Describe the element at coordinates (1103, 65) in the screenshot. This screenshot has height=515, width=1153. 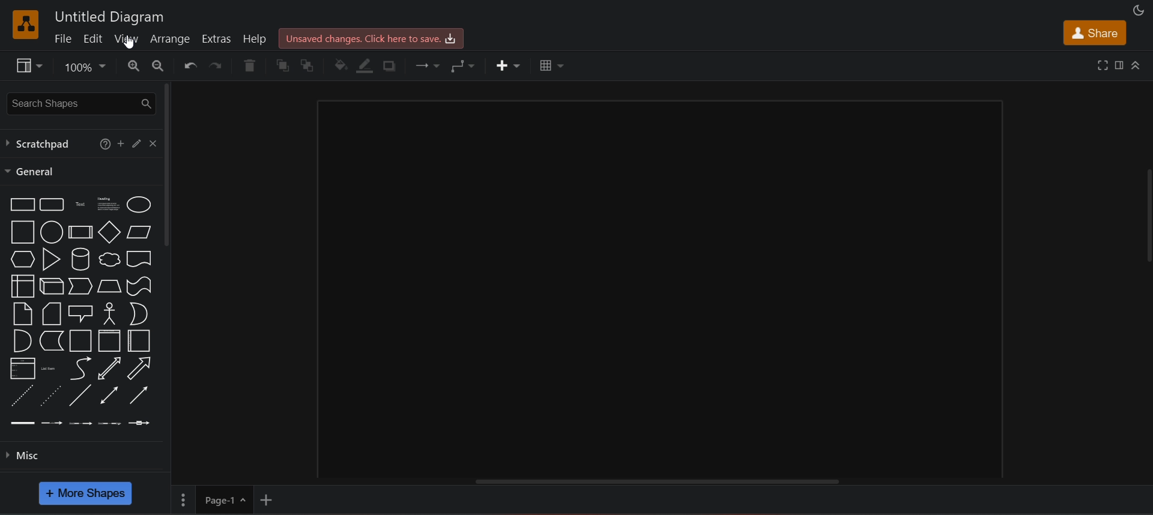
I see `fullscreen` at that location.